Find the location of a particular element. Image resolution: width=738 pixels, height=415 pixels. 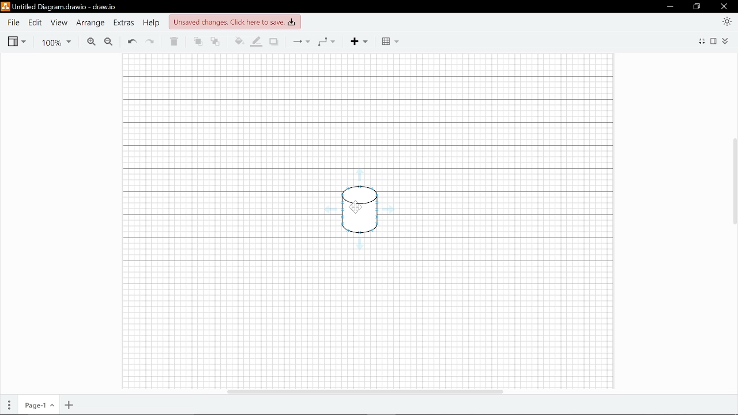

Current page is located at coordinates (39, 404).